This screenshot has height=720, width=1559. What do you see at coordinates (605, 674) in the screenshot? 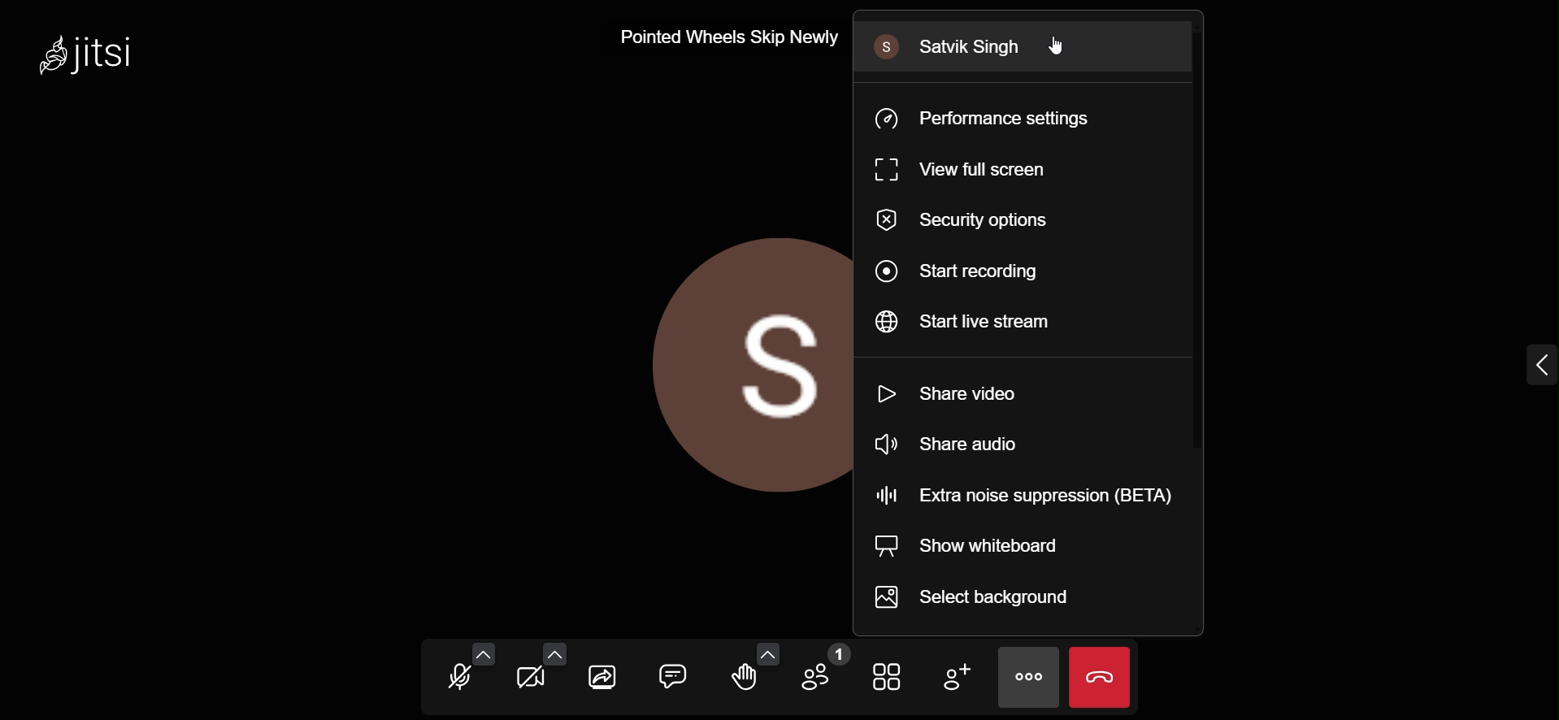
I see `share your screen` at bounding box center [605, 674].